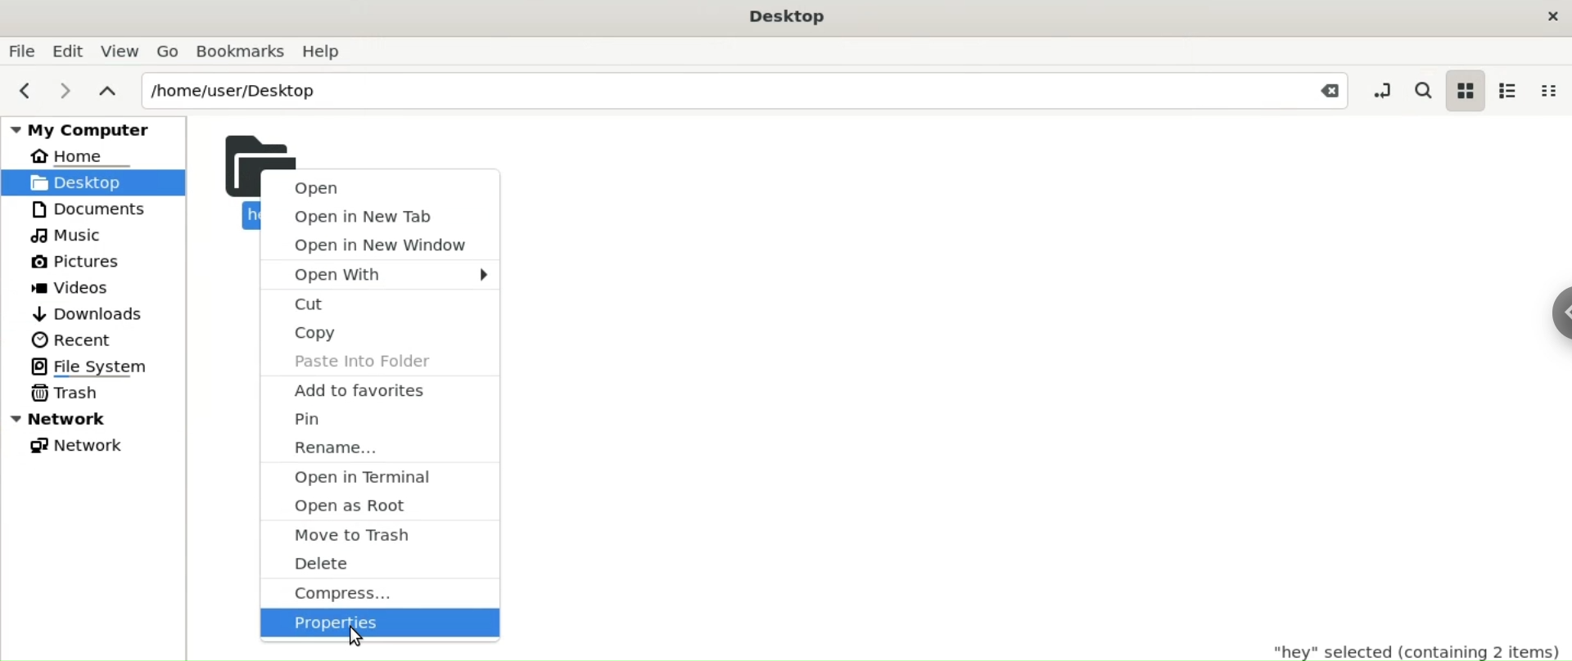 The image size is (1572, 661). I want to click on add to favourites, so click(380, 389).